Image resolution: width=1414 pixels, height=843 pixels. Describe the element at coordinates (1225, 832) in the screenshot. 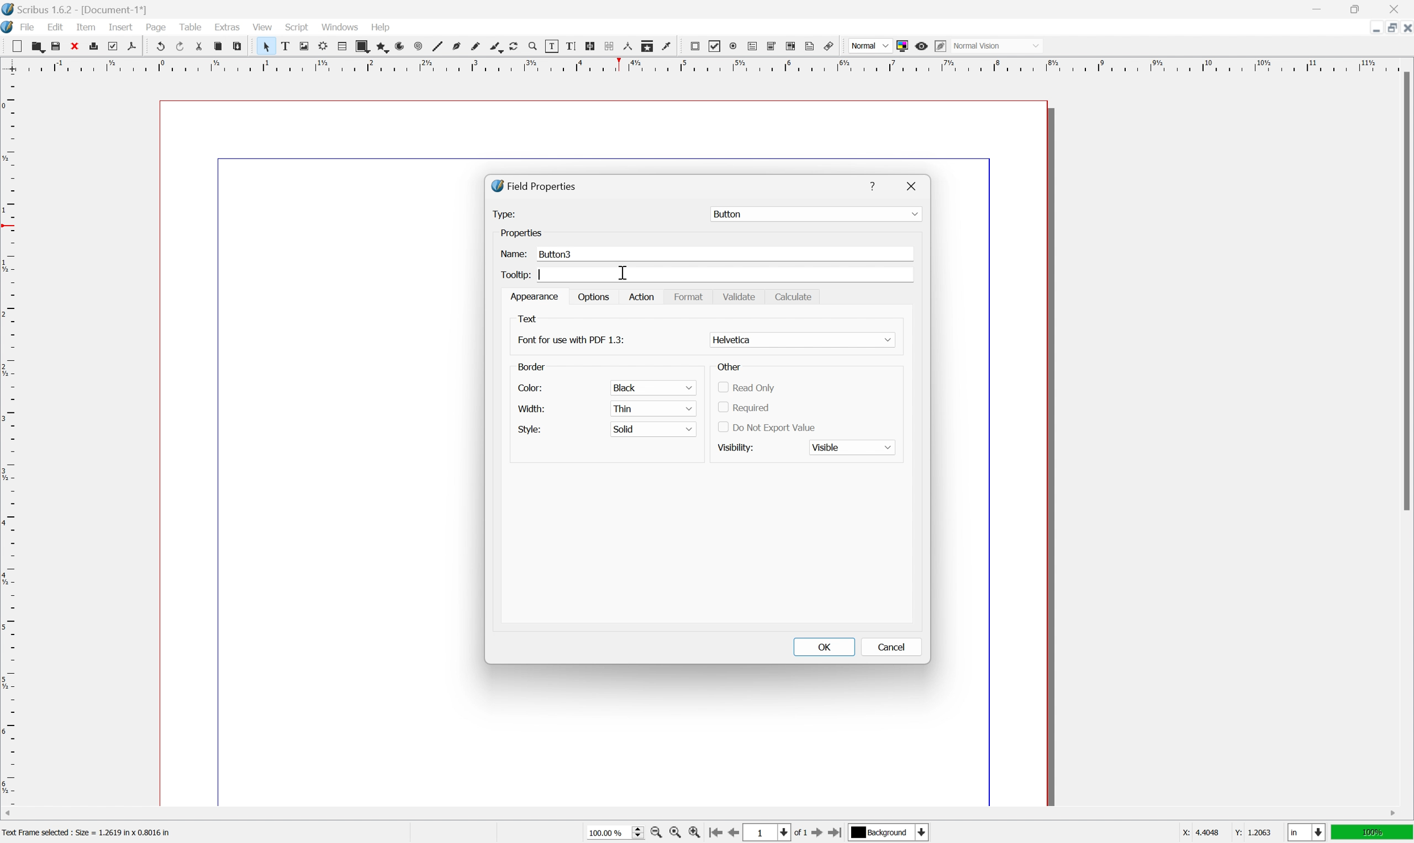

I see `X: 44048 Y: 1.2063` at that location.